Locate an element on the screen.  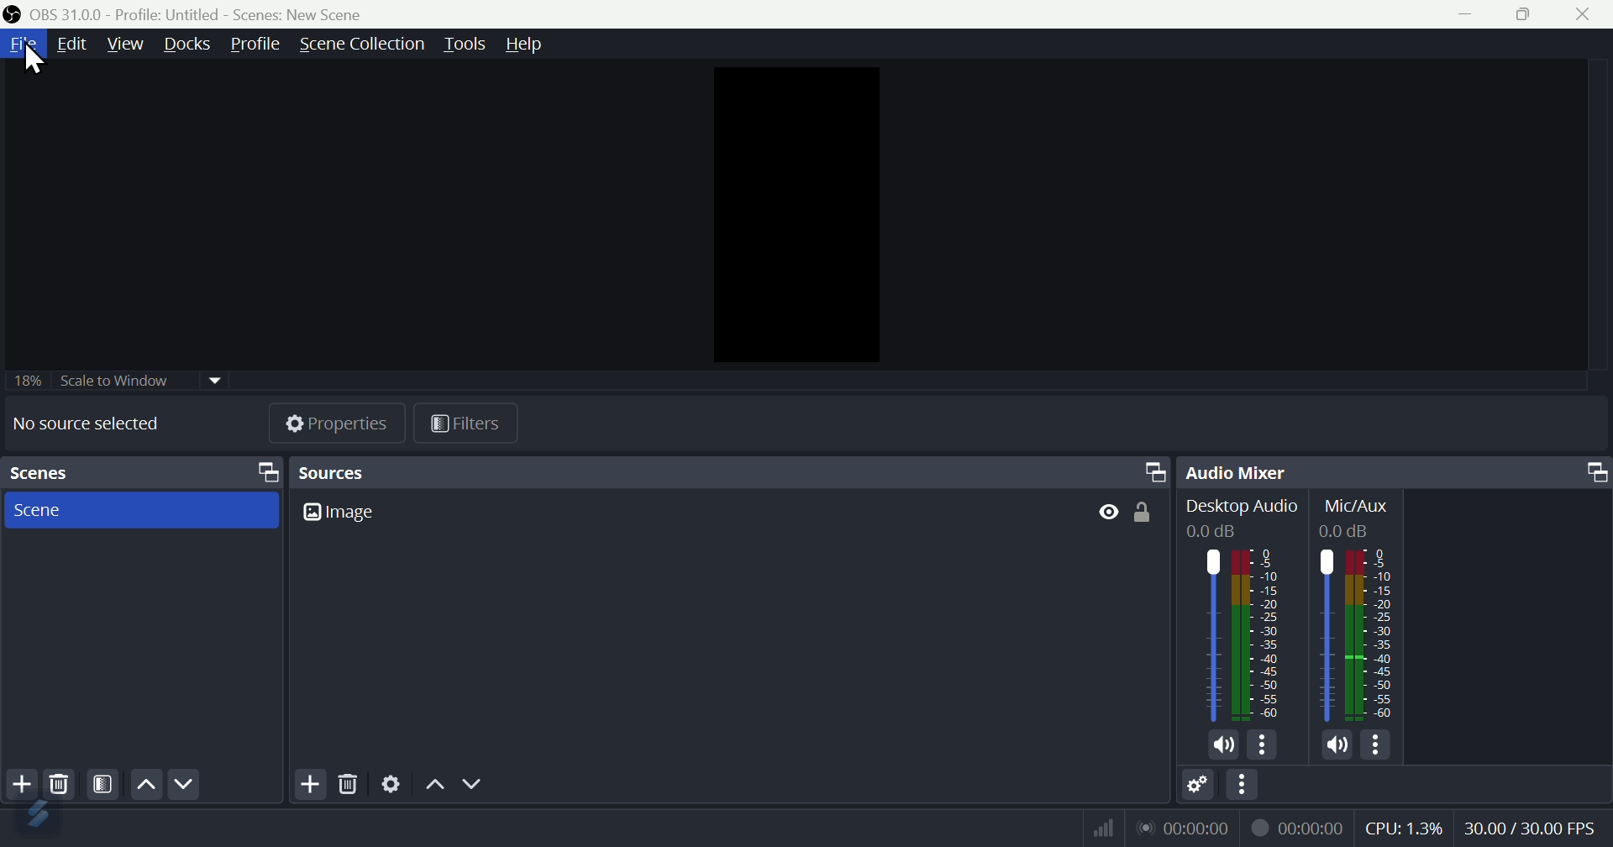
Add is located at coordinates (313, 784).